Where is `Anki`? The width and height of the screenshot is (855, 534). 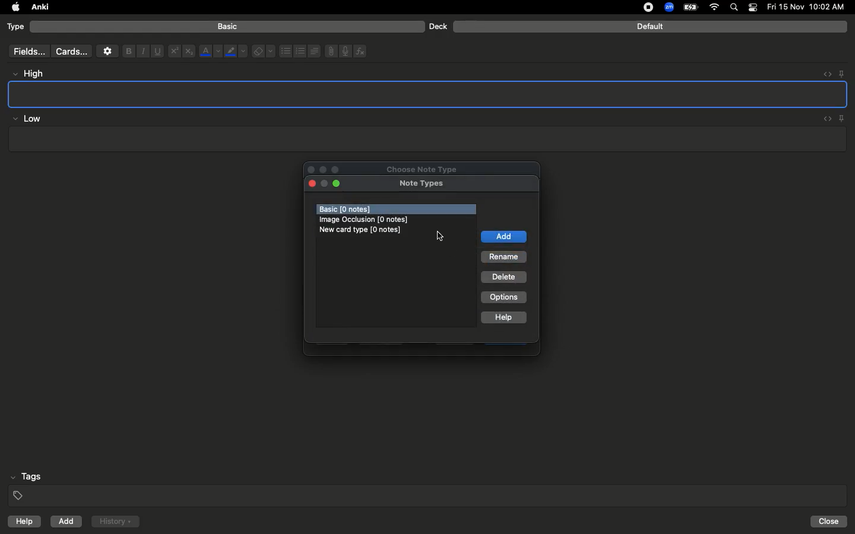
Anki is located at coordinates (39, 8).